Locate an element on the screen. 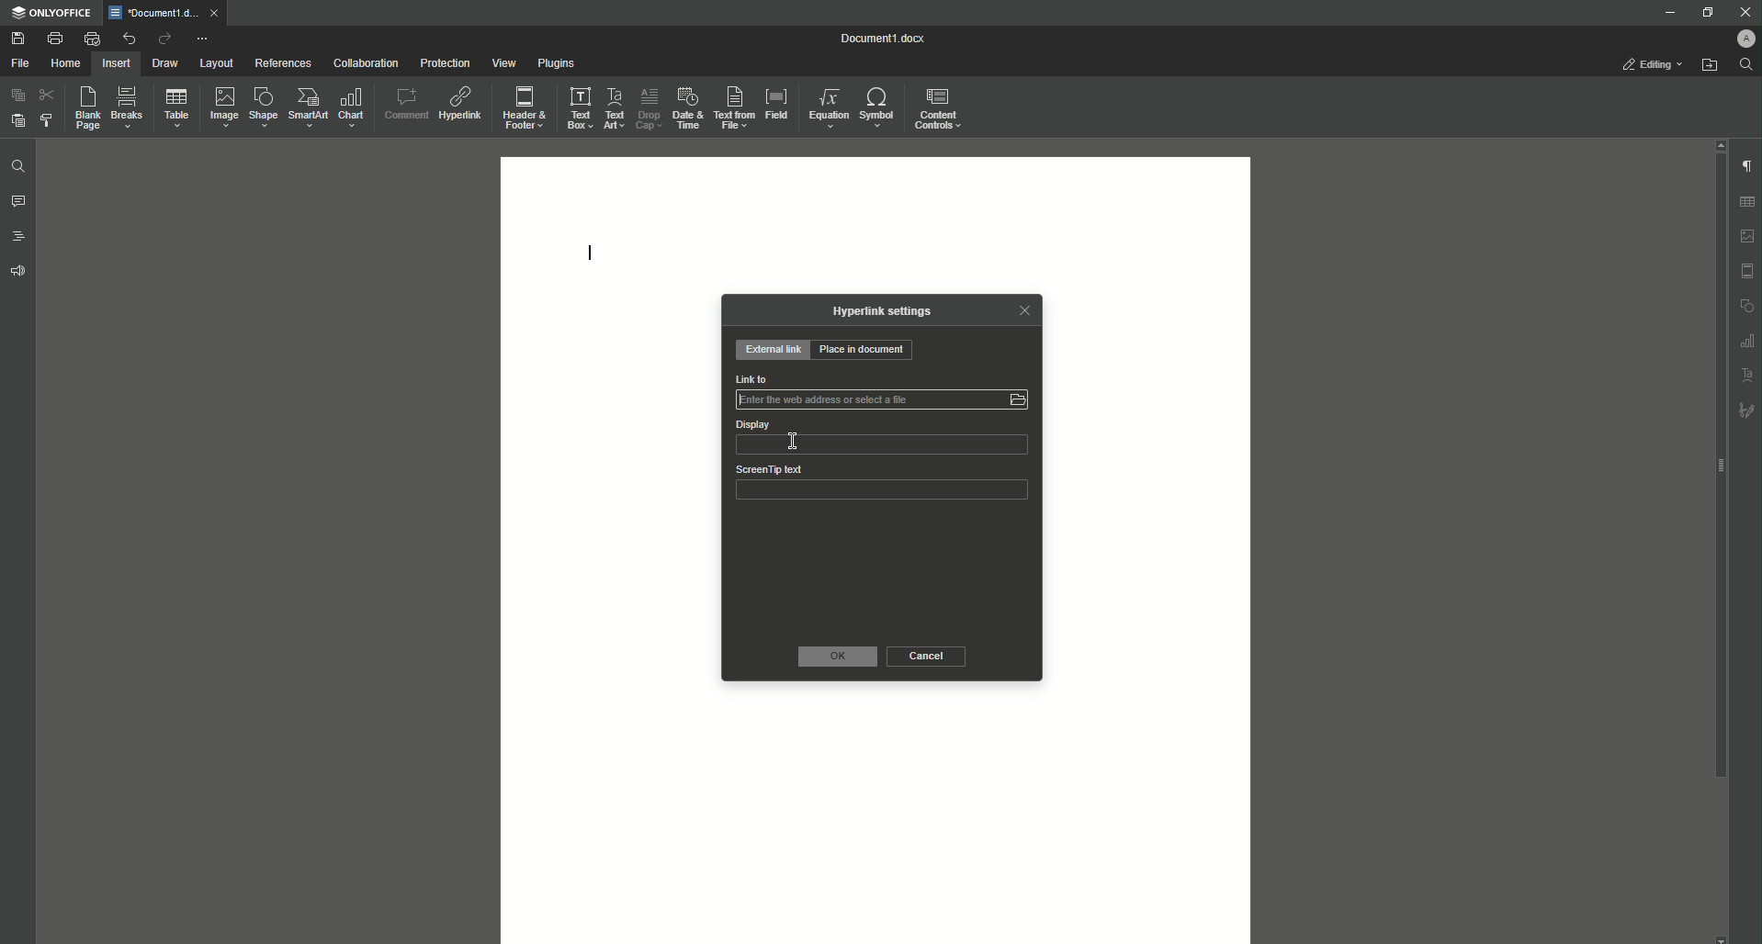  Text Box is located at coordinates (581, 107).